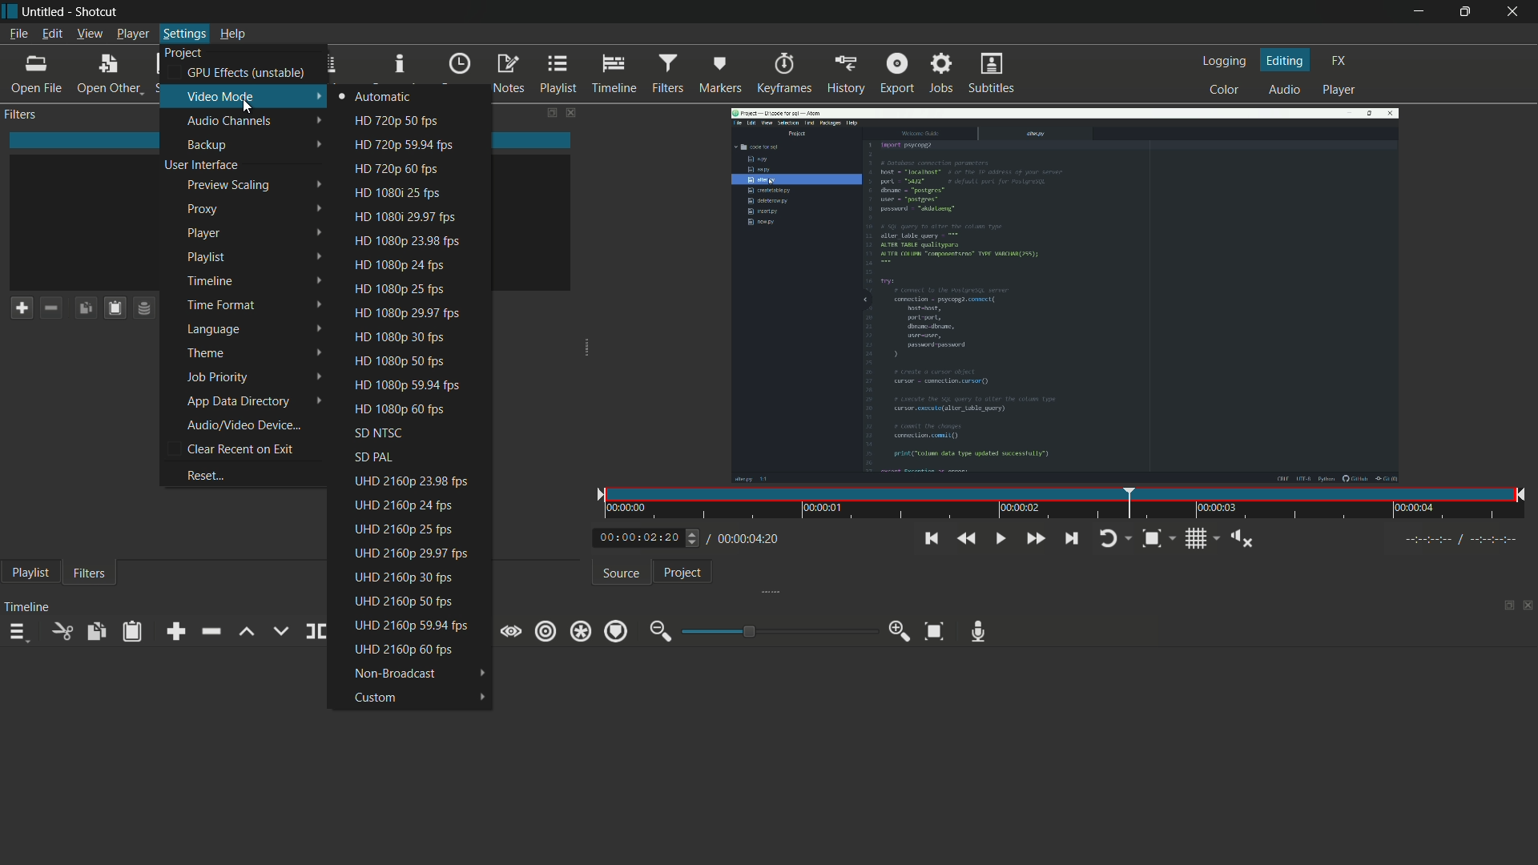 This screenshot has height=865, width=1538. What do you see at coordinates (658, 632) in the screenshot?
I see `zoom out` at bounding box center [658, 632].